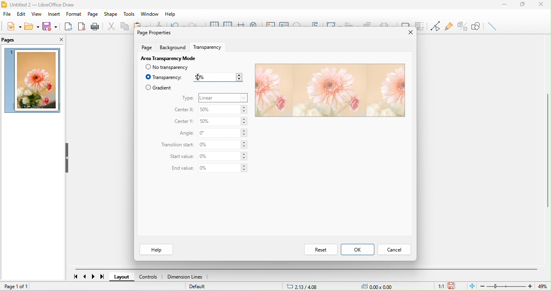  What do you see at coordinates (100, 276) in the screenshot?
I see `last page` at bounding box center [100, 276].